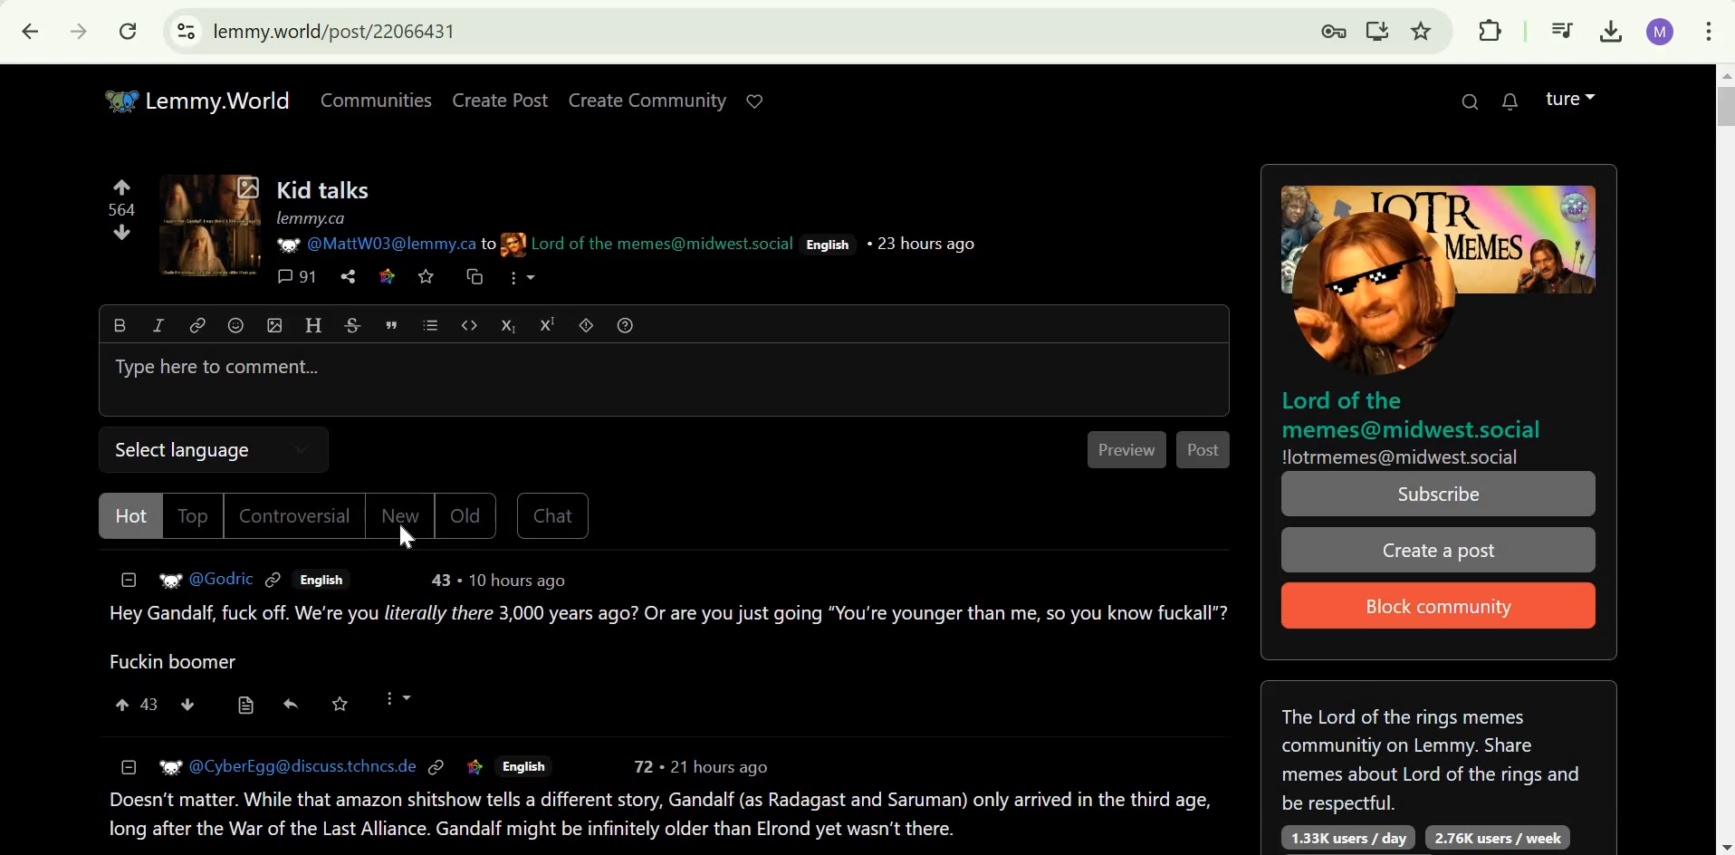  I want to click on share, so click(347, 277).